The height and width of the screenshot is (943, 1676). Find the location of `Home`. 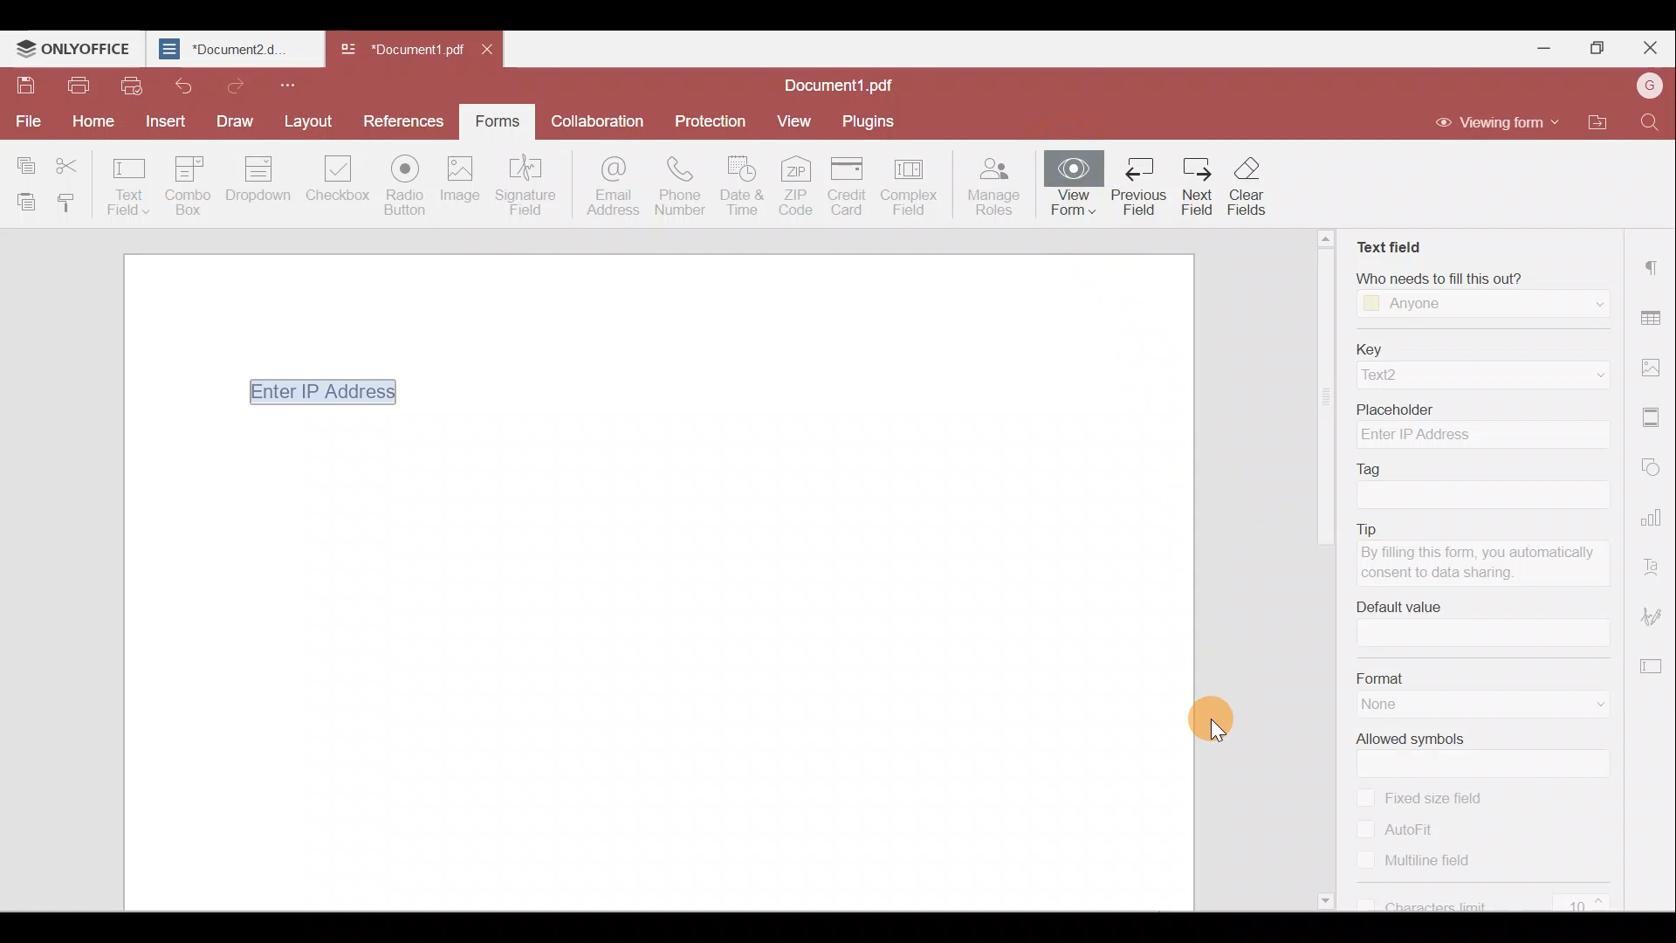

Home is located at coordinates (98, 120).